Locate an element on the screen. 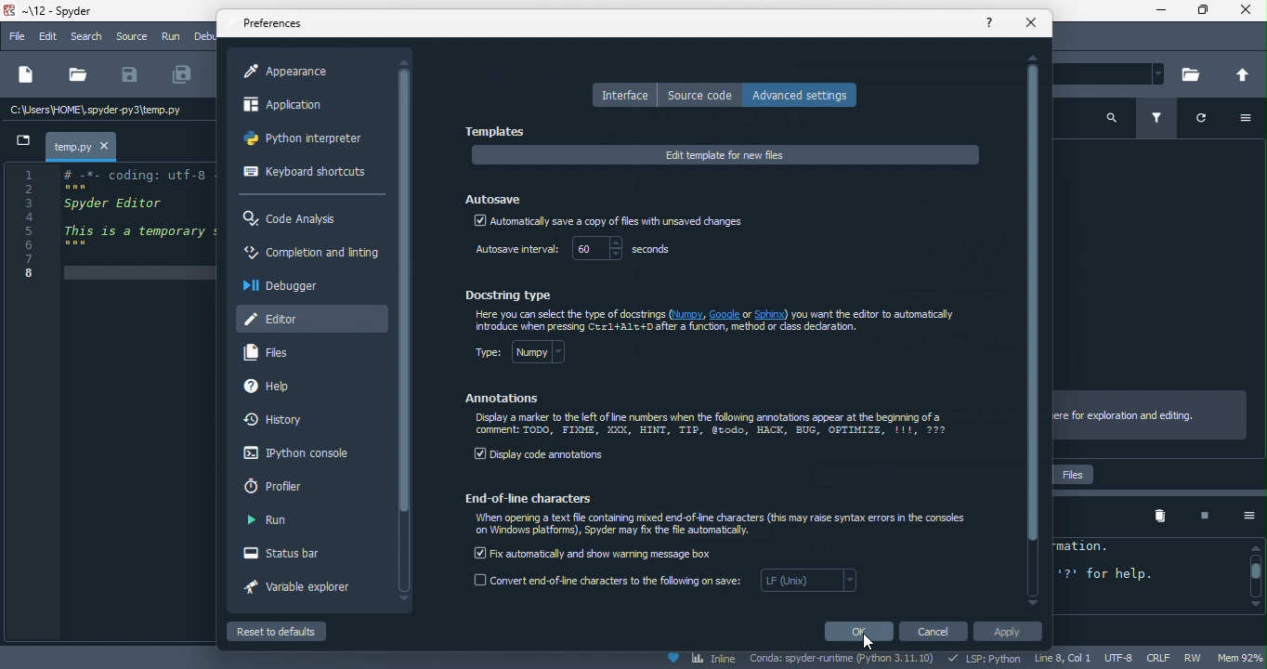  minimize is located at coordinates (1155, 12).